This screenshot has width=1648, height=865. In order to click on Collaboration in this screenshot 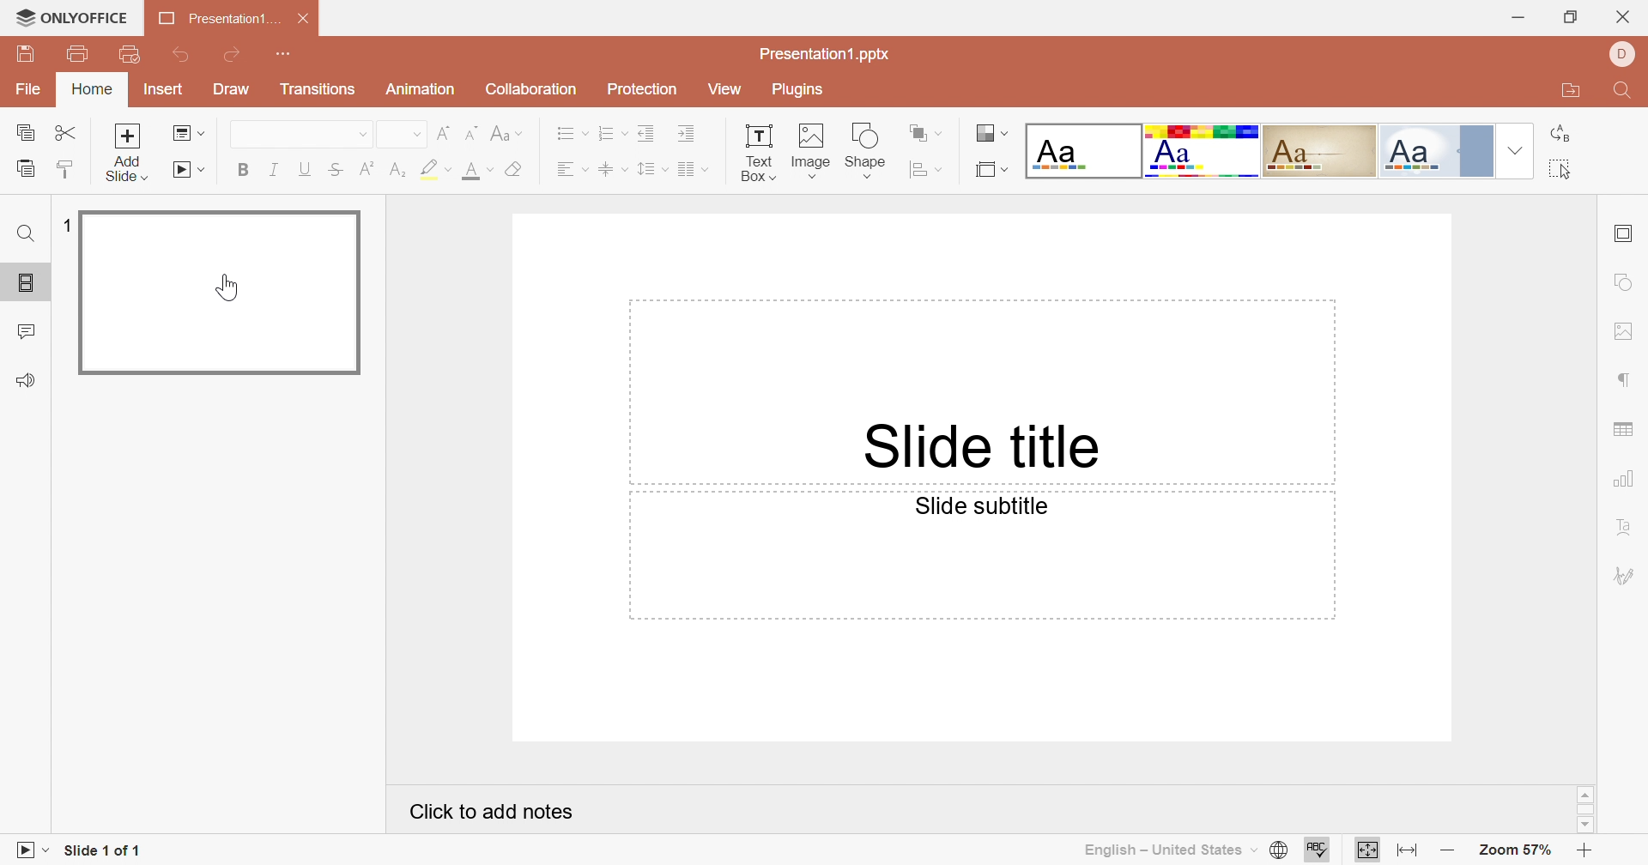, I will do `click(530, 90)`.